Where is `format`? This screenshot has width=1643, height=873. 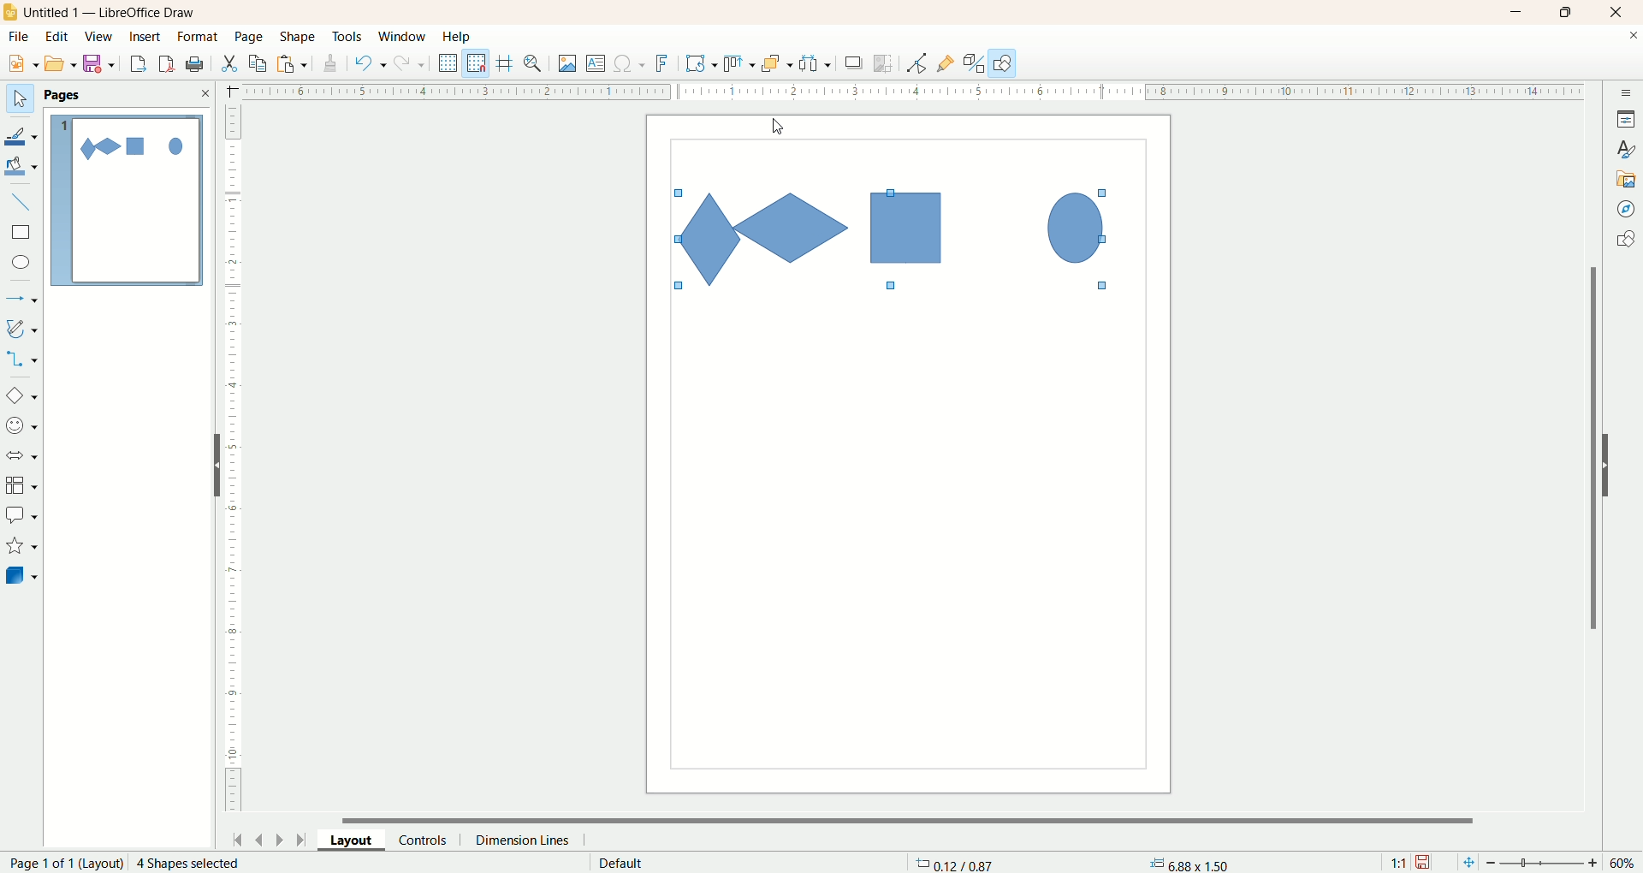 format is located at coordinates (199, 38).